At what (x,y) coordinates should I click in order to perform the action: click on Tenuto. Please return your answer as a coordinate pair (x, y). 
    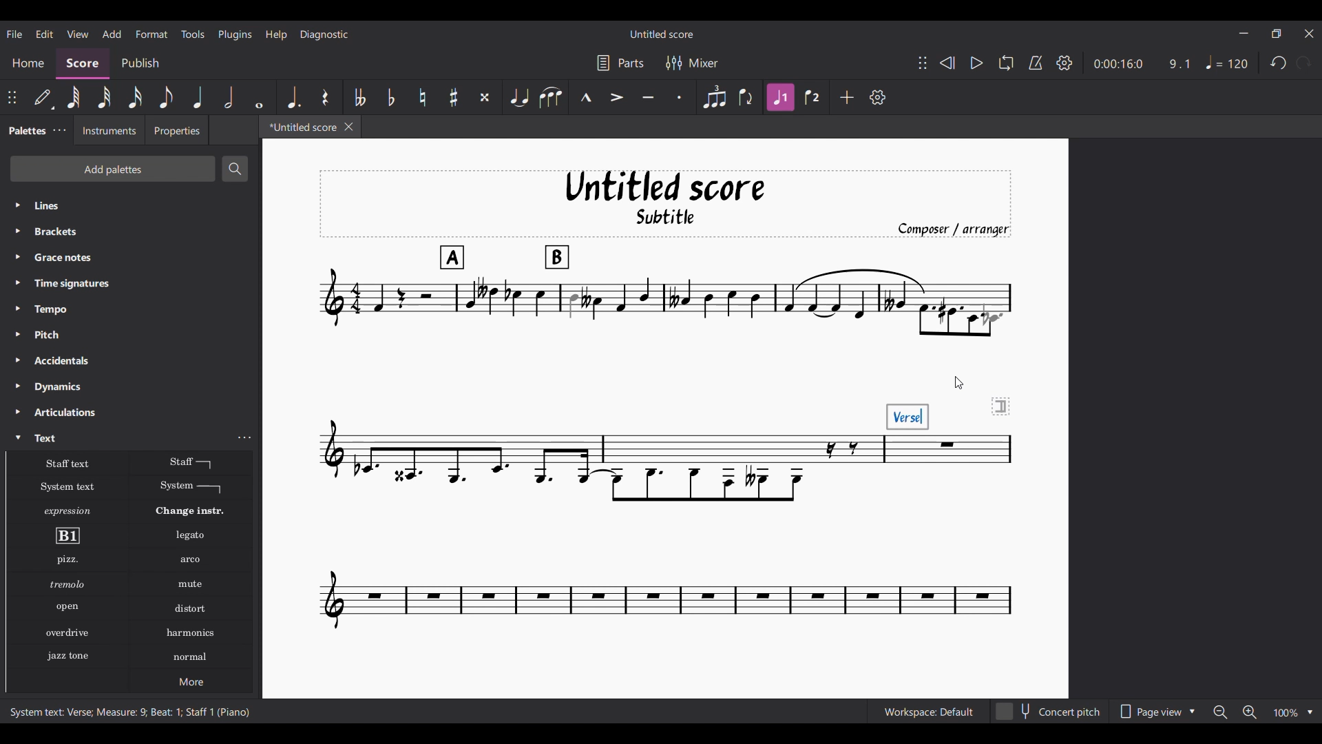
    Looking at the image, I should click on (649, 98).